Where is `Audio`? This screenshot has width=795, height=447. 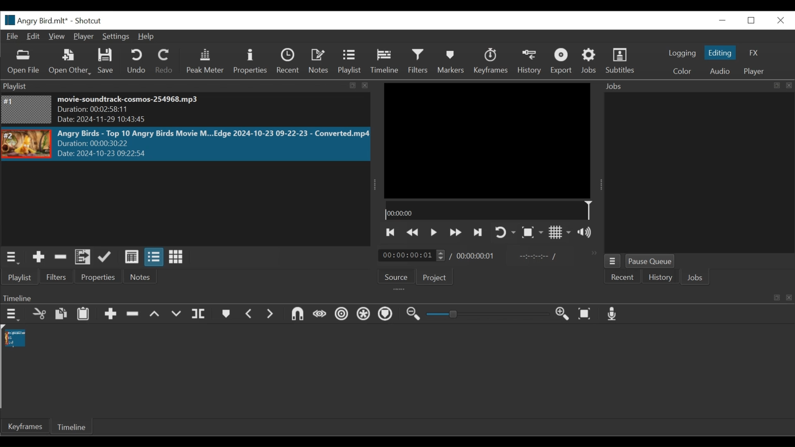
Audio is located at coordinates (720, 71).